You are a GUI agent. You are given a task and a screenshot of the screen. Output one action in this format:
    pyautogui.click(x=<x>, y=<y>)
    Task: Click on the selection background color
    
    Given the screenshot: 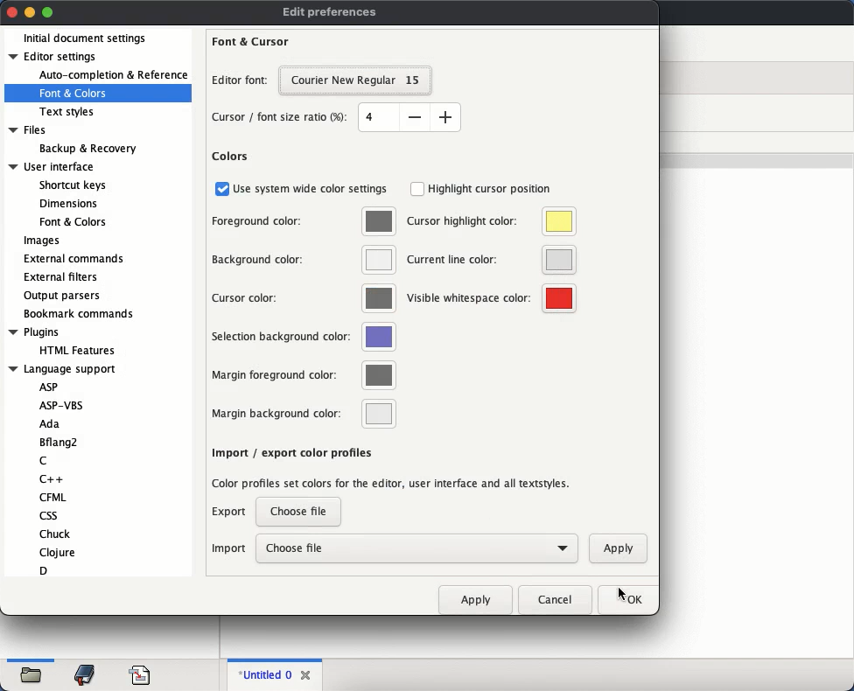 What is the action you would take?
    pyautogui.click(x=302, y=337)
    